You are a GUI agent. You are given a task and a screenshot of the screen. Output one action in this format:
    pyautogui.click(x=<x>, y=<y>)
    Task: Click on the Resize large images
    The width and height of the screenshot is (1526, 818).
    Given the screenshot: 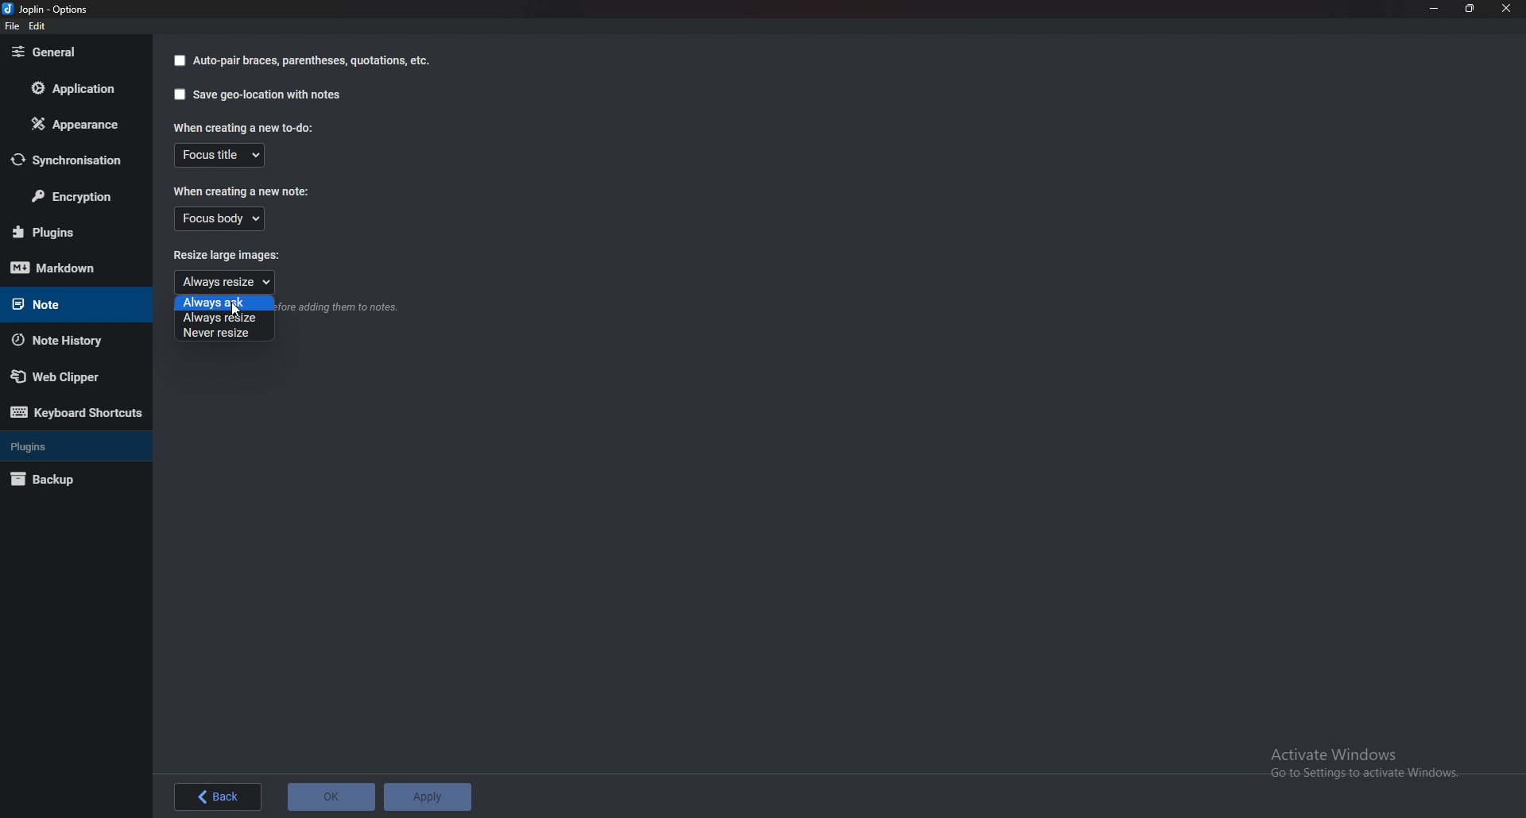 What is the action you would take?
    pyautogui.click(x=235, y=257)
    